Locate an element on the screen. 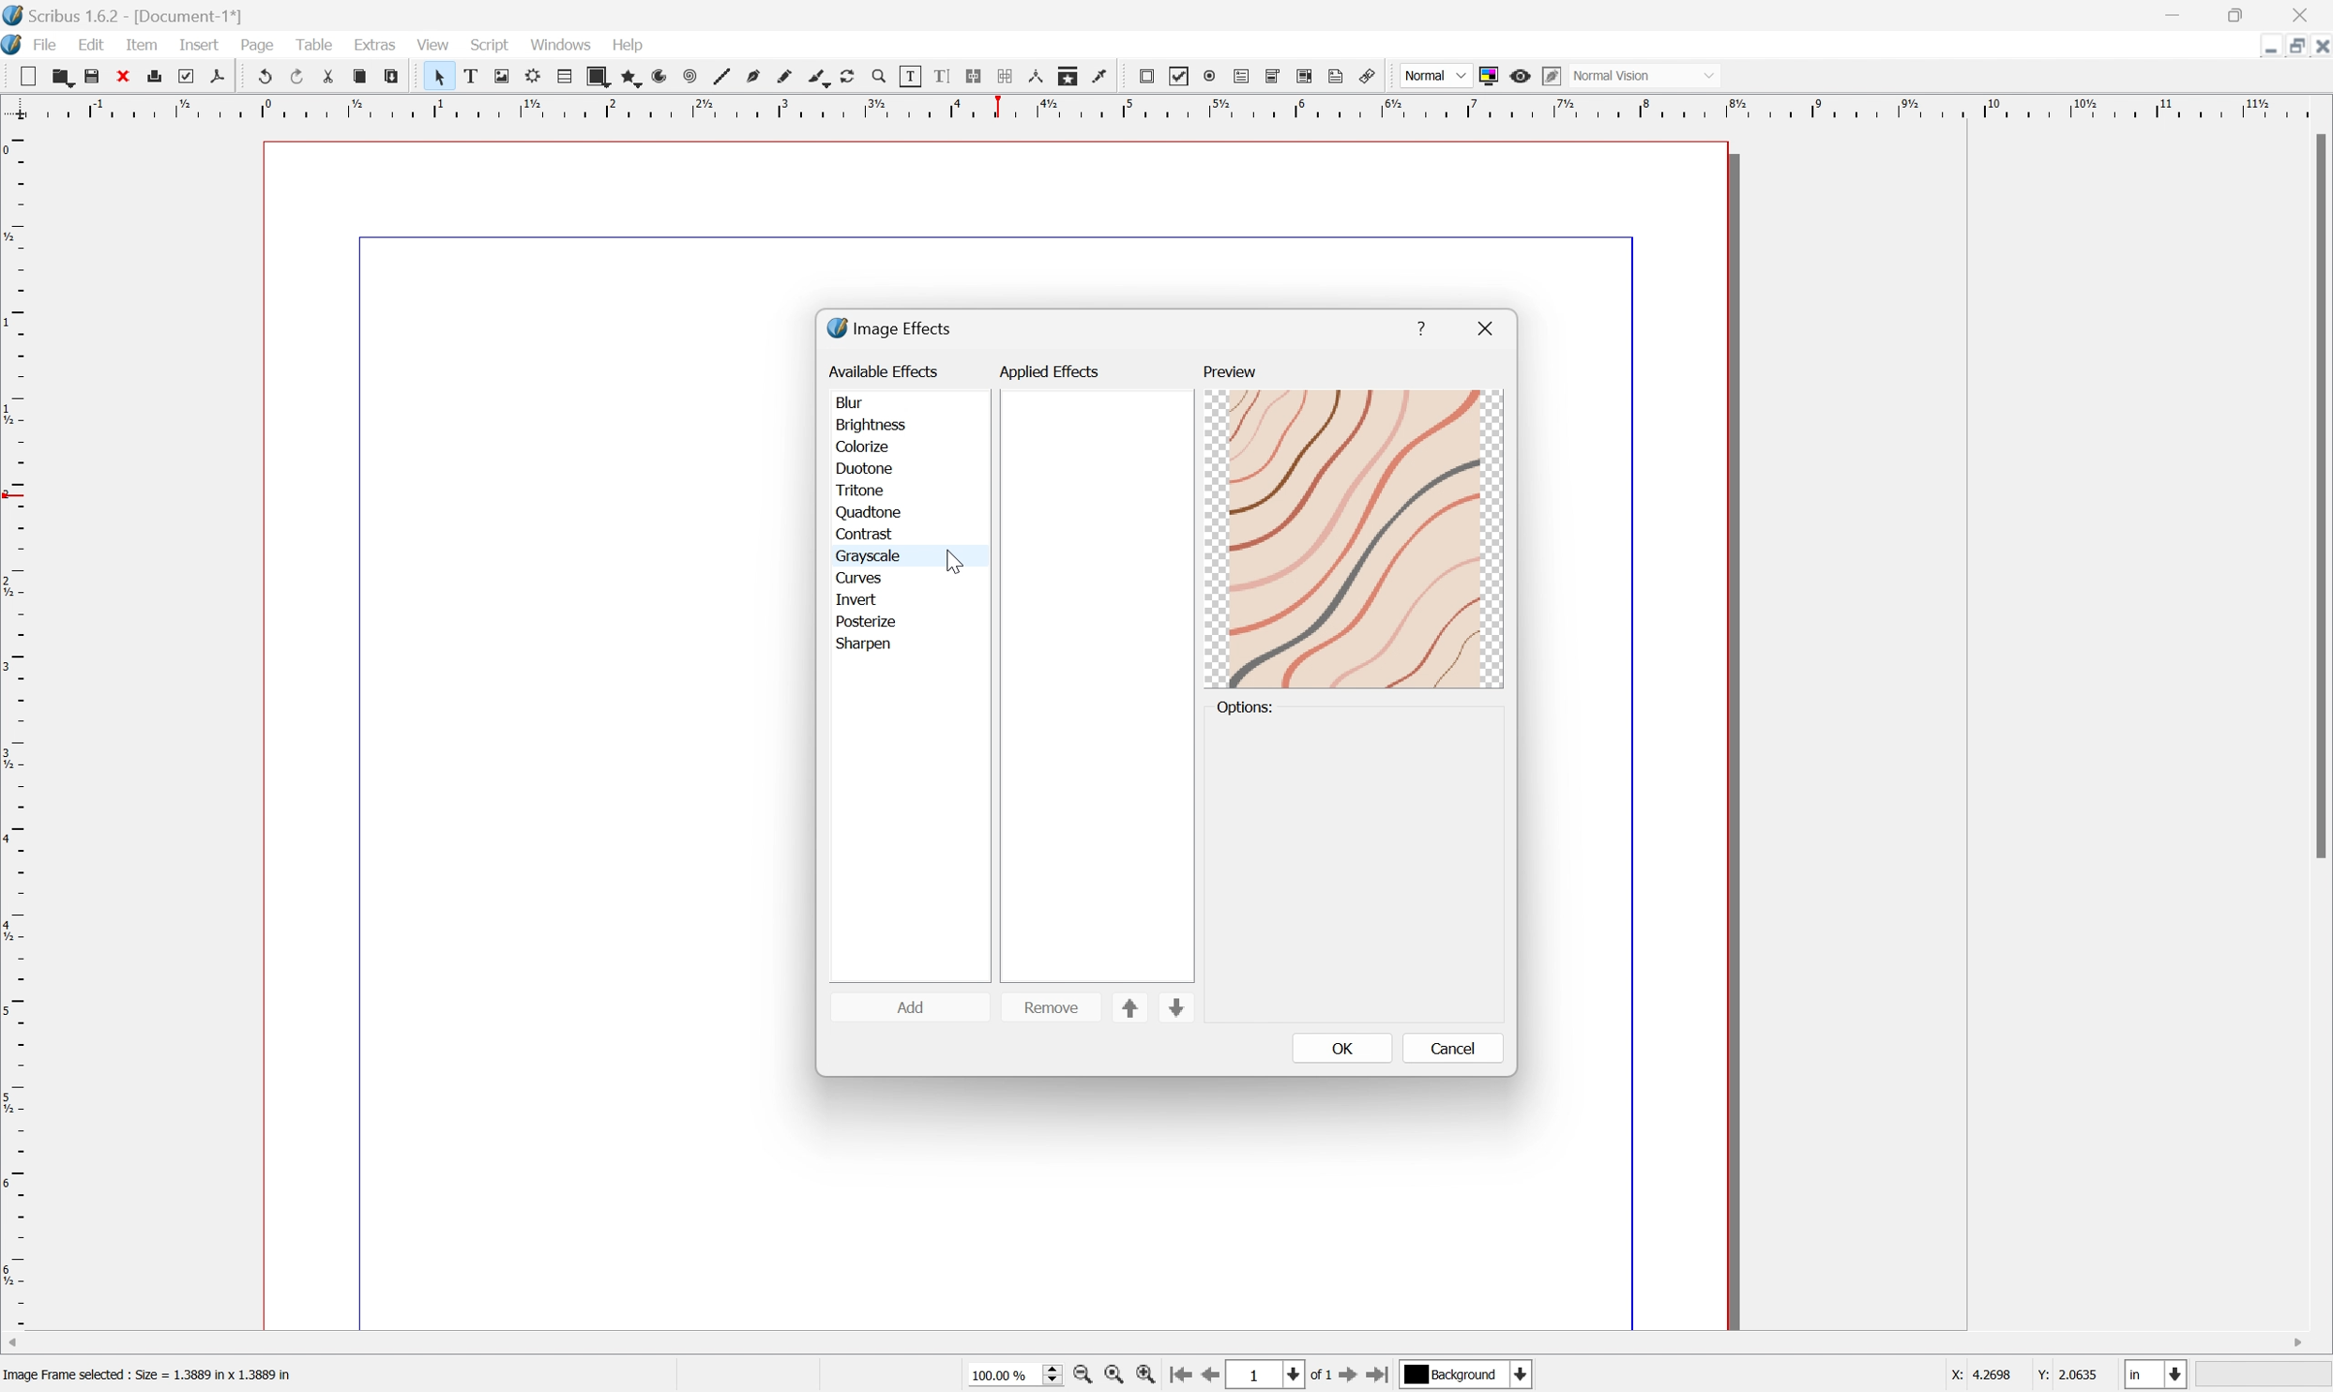 This screenshot has width=2333, height=1392. preview is located at coordinates (1355, 540).